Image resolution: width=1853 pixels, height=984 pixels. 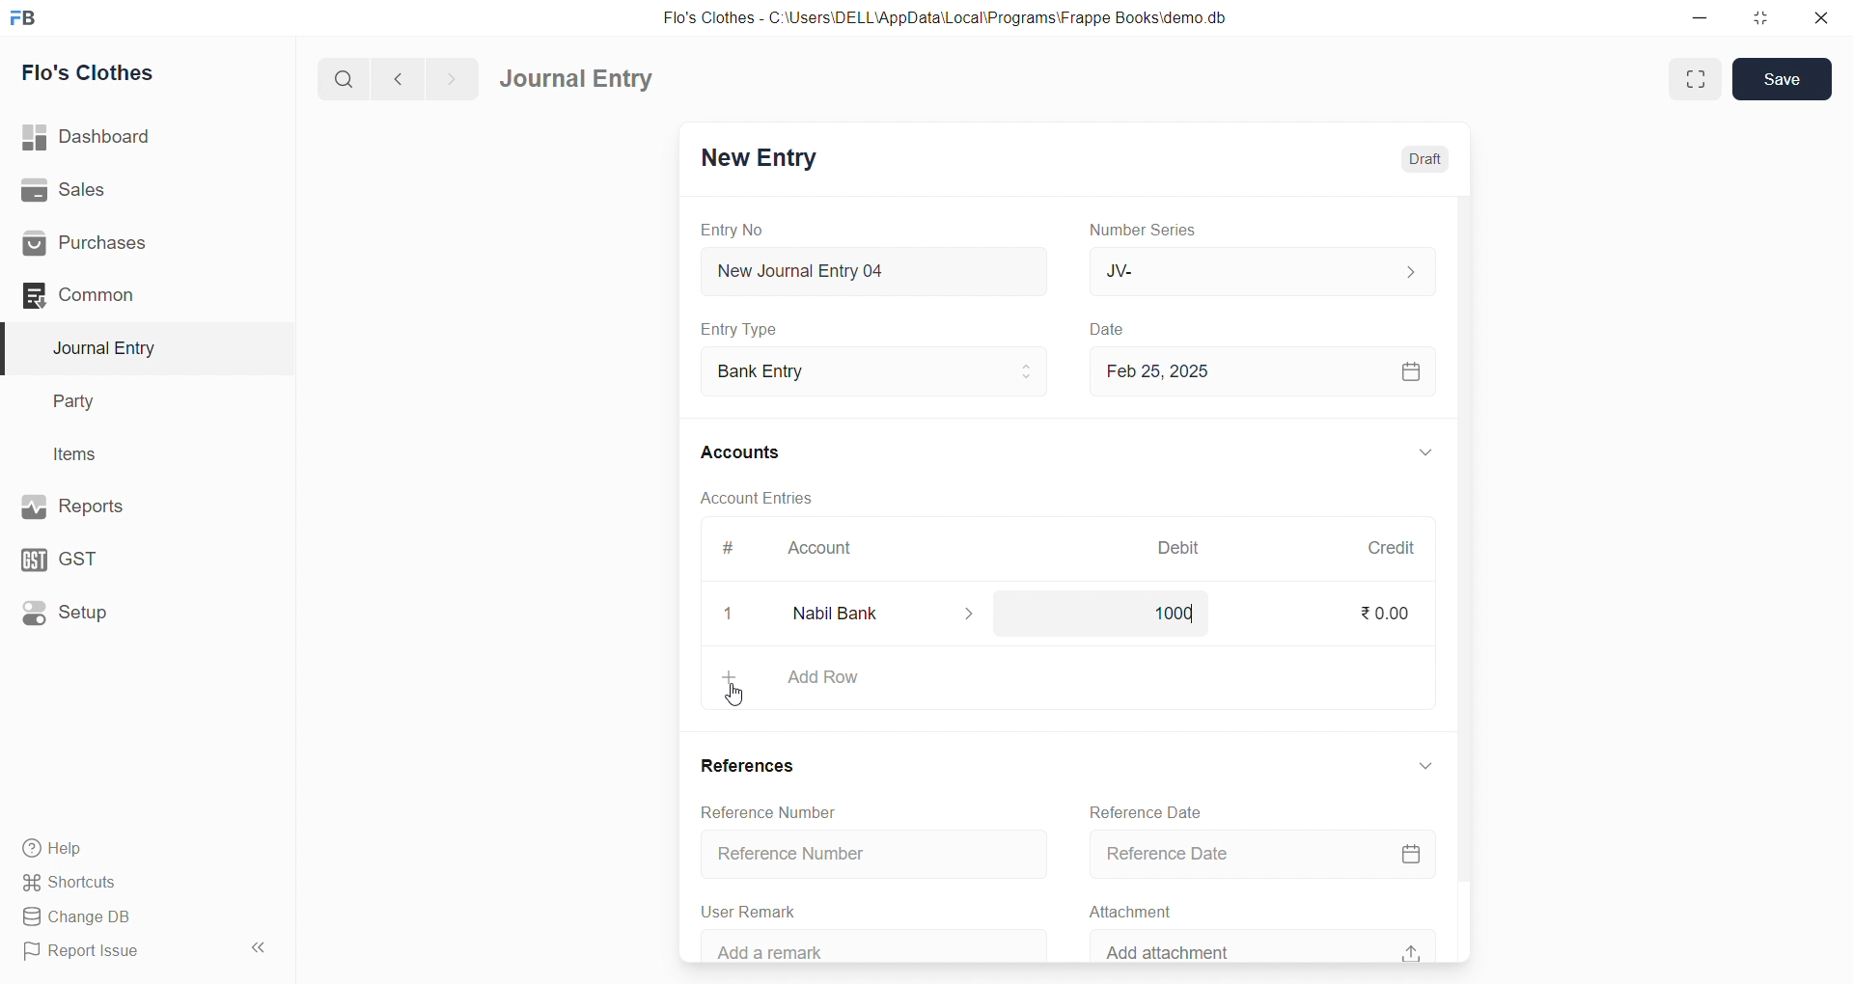 What do you see at coordinates (1412, 454) in the screenshot?
I see `Expand/Collapse` at bounding box center [1412, 454].